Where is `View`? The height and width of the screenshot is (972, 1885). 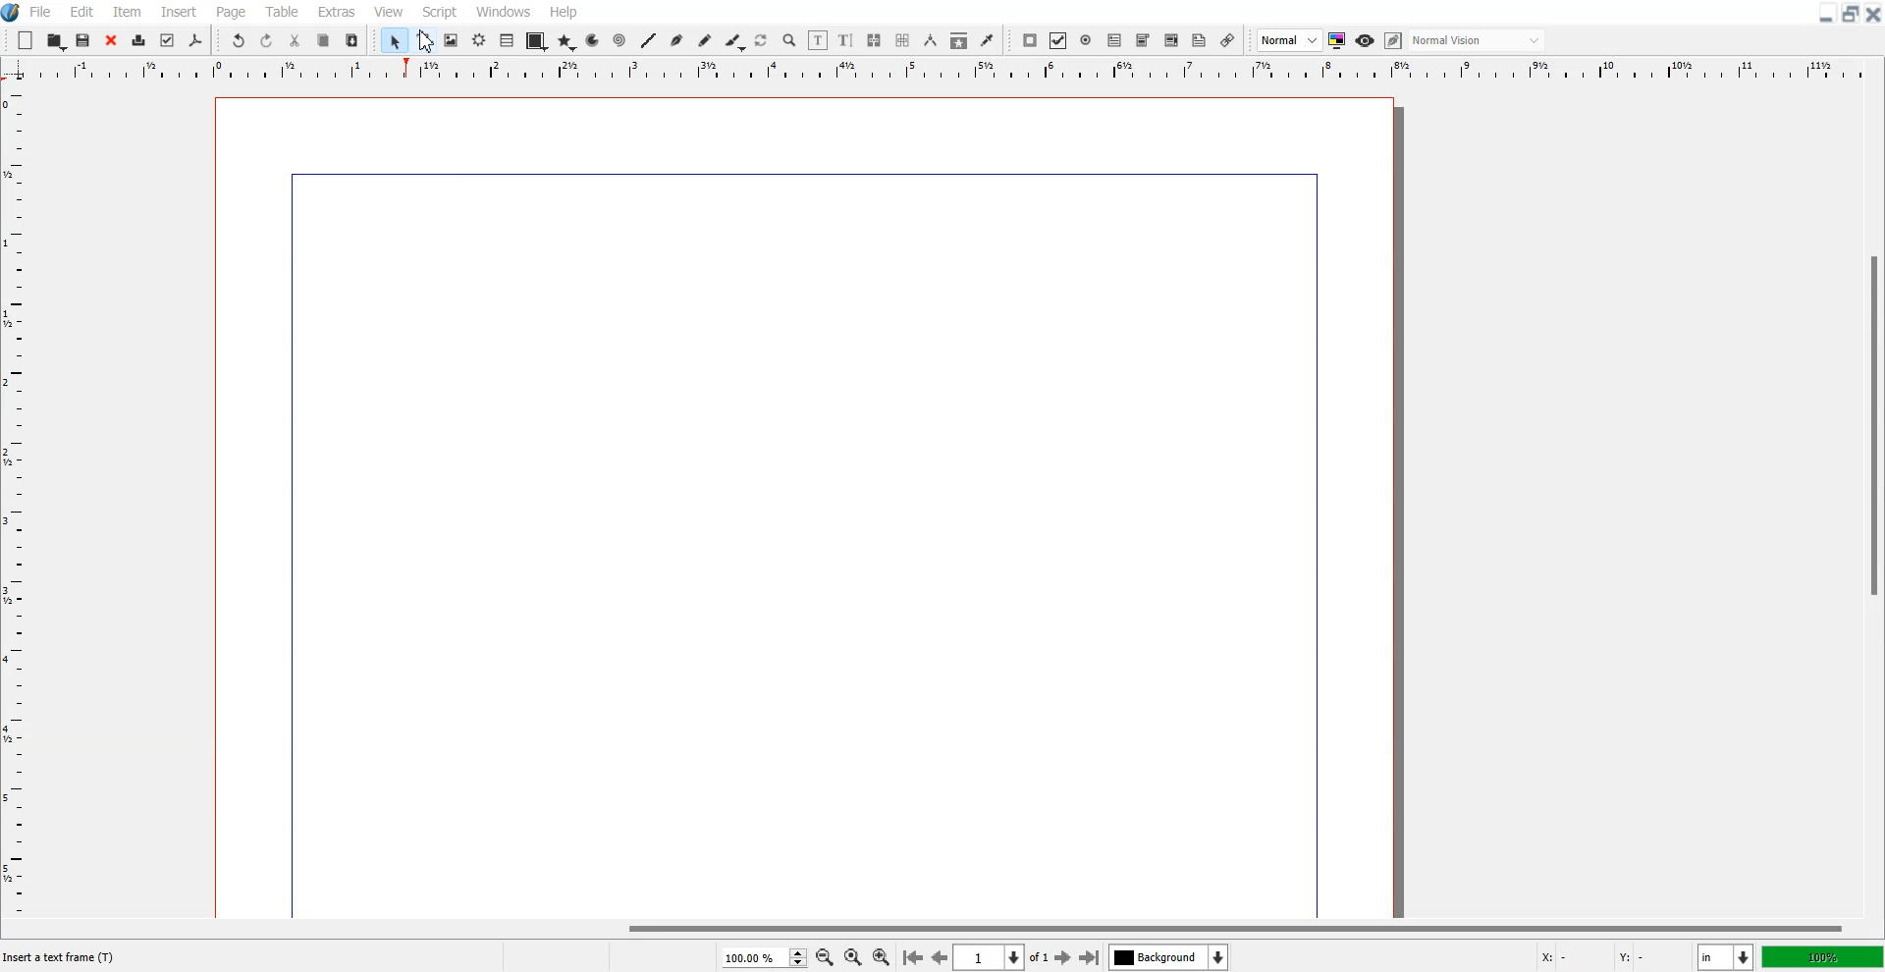 View is located at coordinates (390, 11).